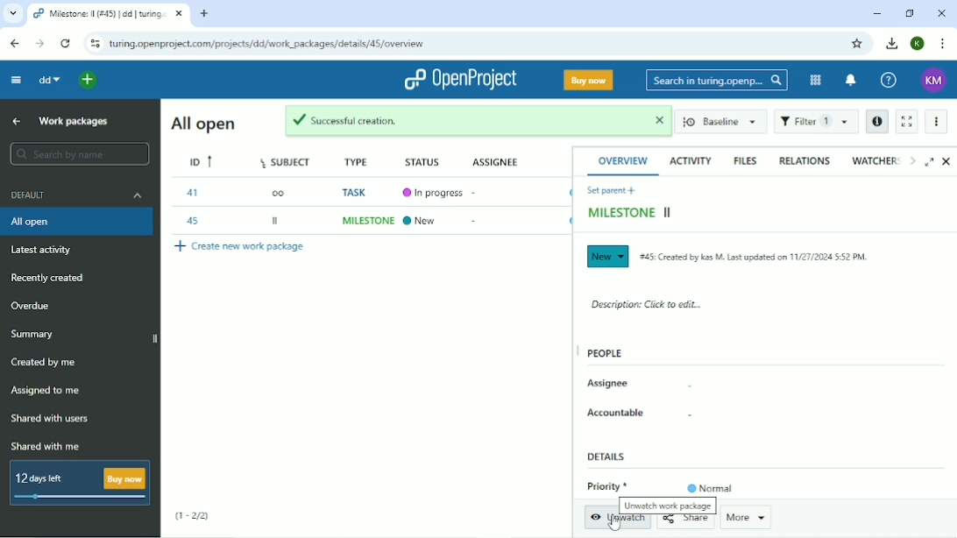 The width and height of the screenshot is (957, 538). What do you see at coordinates (49, 278) in the screenshot?
I see `Recently created` at bounding box center [49, 278].